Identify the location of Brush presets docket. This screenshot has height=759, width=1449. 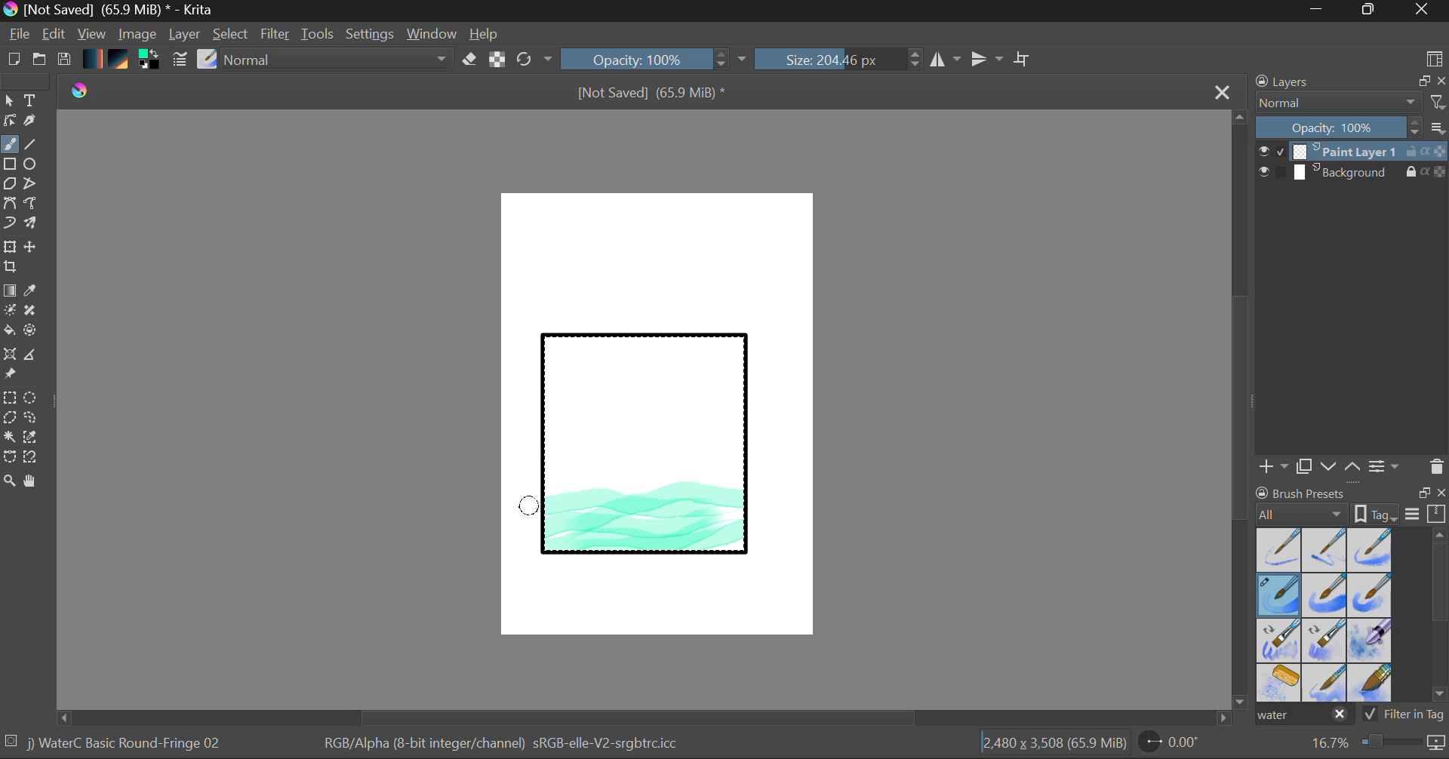
(1351, 503).